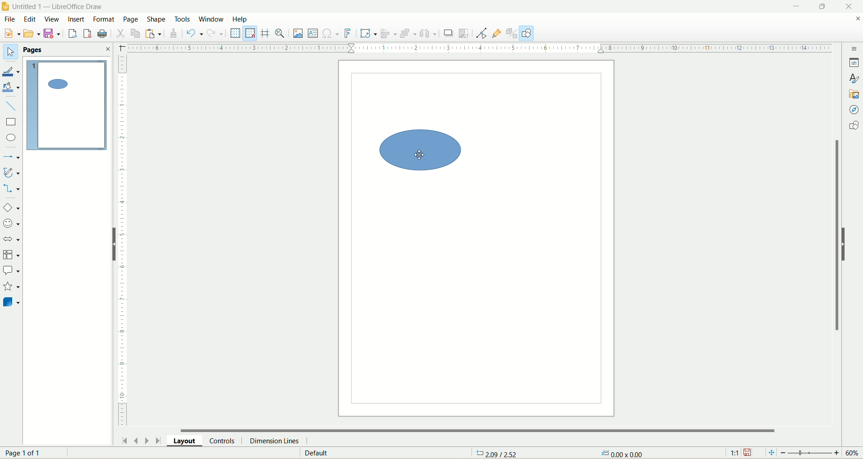 The height and width of the screenshot is (459, 863). I want to click on maximize, so click(822, 6).